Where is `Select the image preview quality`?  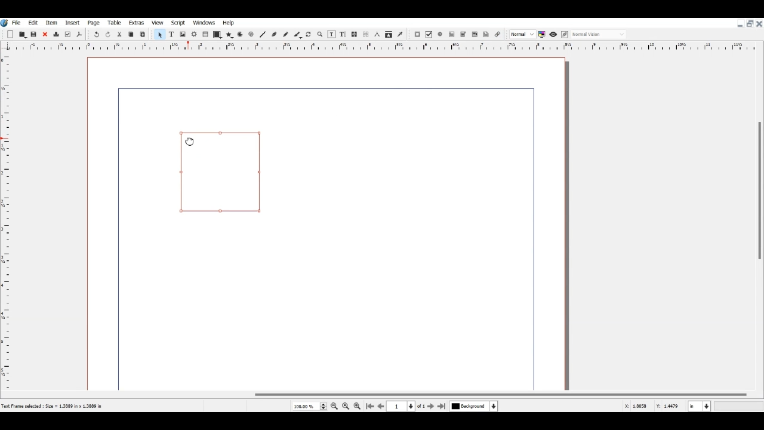 Select the image preview quality is located at coordinates (522, 34).